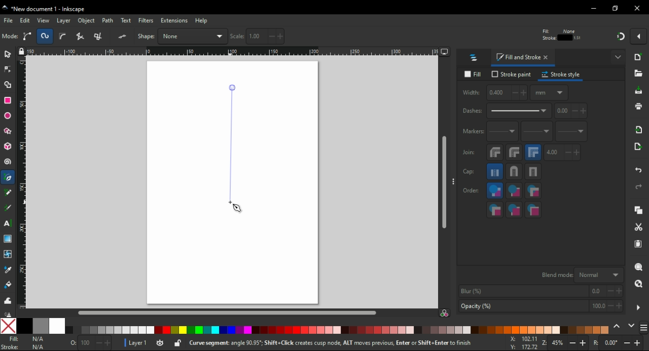  Describe the element at coordinates (639, 57) in the screenshot. I see `new` at that location.